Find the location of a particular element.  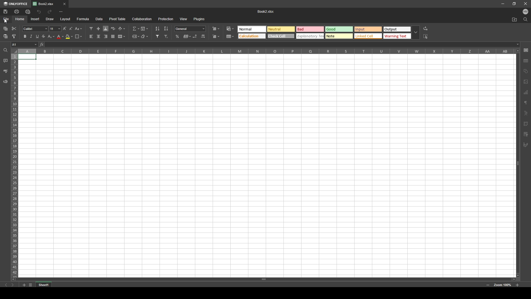

insert cells is located at coordinates (216, 29).